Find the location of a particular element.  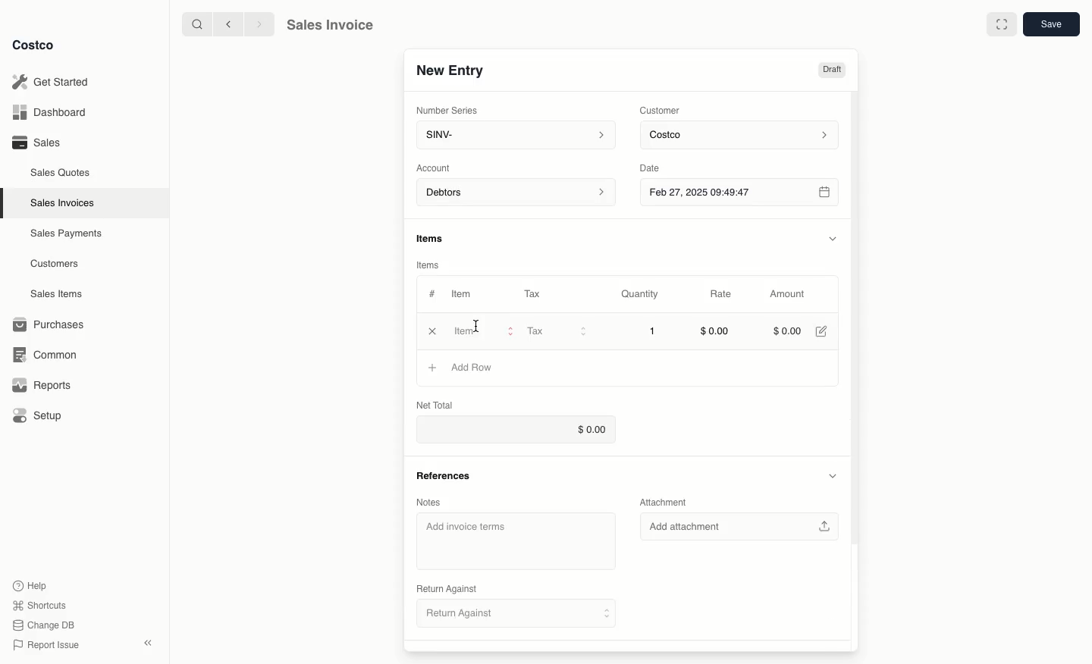

Attachment is located at coordinates (667, 504).